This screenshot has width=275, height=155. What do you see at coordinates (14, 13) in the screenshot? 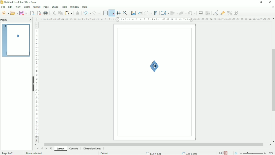
I see `Open` at bounding box center [14, 13].